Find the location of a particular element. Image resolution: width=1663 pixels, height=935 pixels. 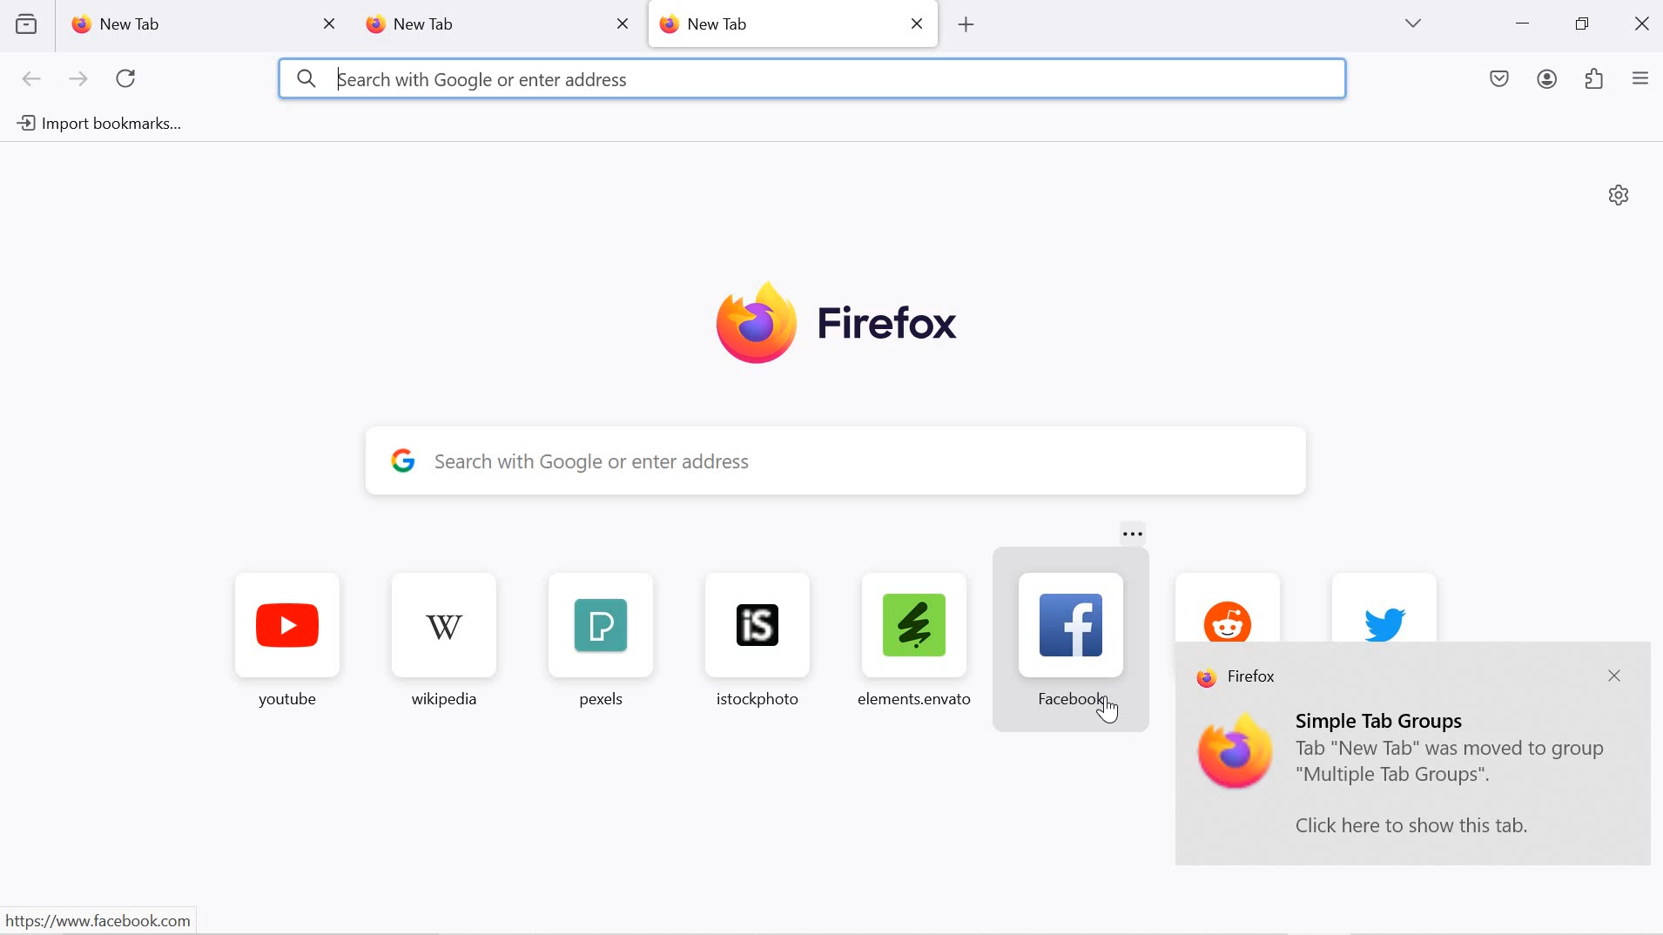

istockphoto favorite is located at coordinates (750, 639).